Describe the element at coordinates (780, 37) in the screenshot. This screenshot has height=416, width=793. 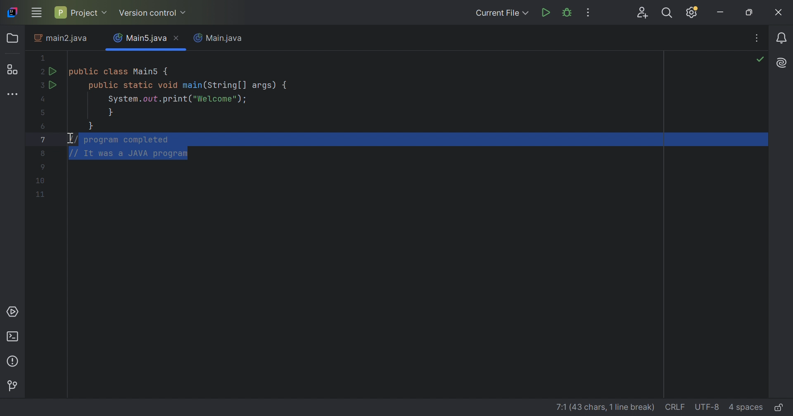
I see `Notifications` at that location.